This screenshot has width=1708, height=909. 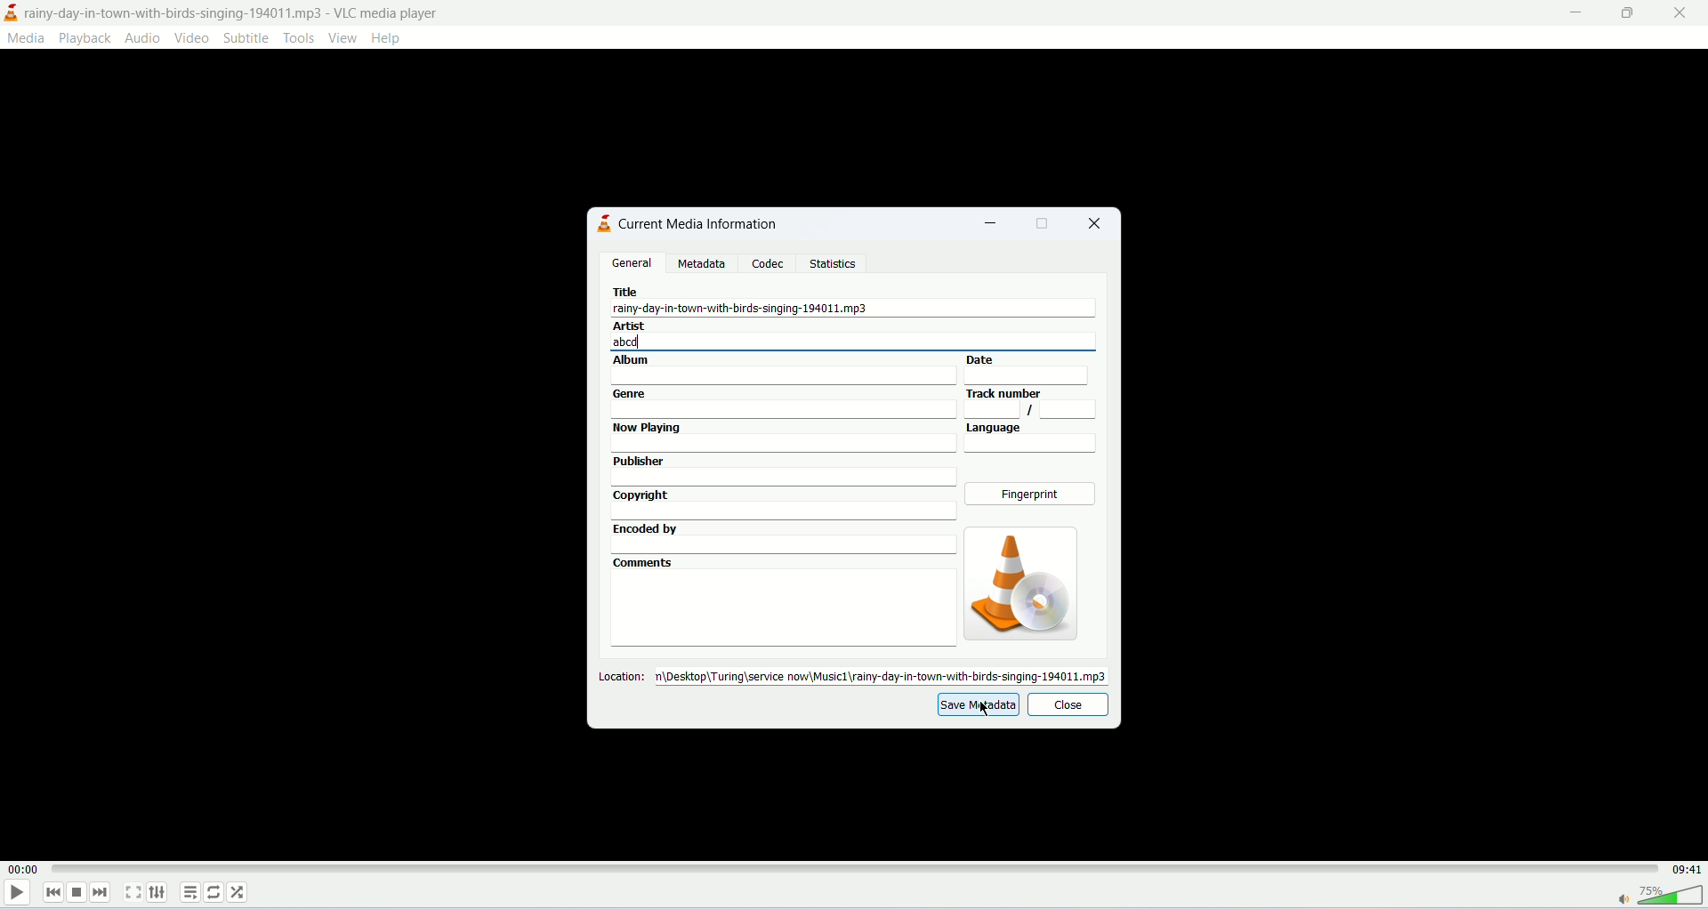 I want to click on stop, so click(x=77, y=890).